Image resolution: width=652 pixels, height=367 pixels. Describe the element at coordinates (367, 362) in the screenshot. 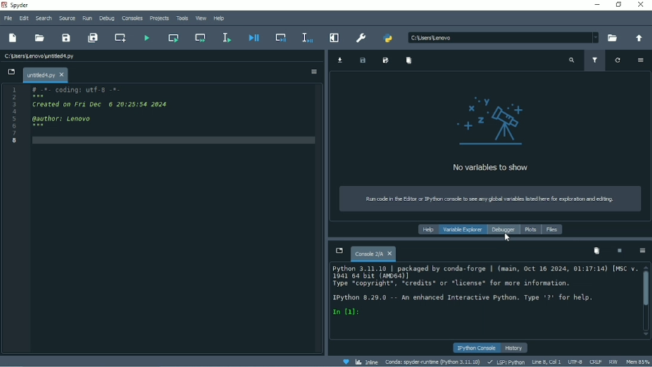

I see `Inline` at that location.